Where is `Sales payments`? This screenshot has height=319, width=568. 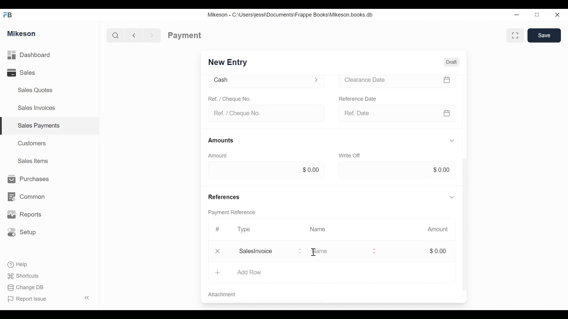 Sales payments is located at coordinates (40, 125).